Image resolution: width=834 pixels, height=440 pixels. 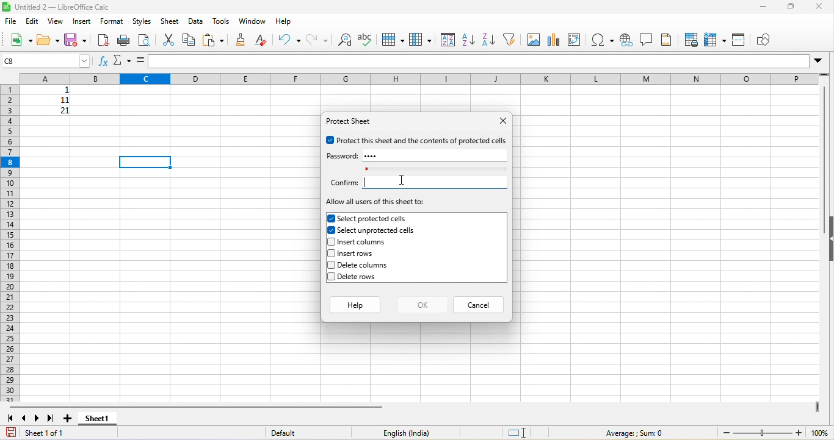 I want to click on maximize, so click(x=792, y=8).